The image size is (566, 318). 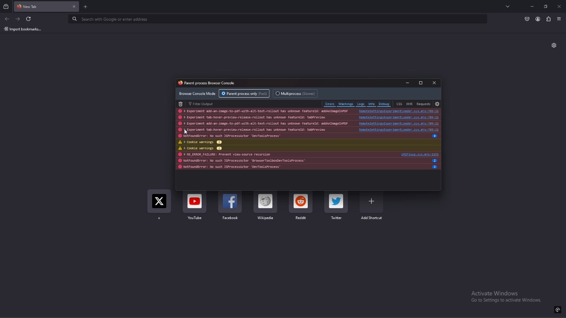 I want to click on refresh, so click(x=29, y=19).